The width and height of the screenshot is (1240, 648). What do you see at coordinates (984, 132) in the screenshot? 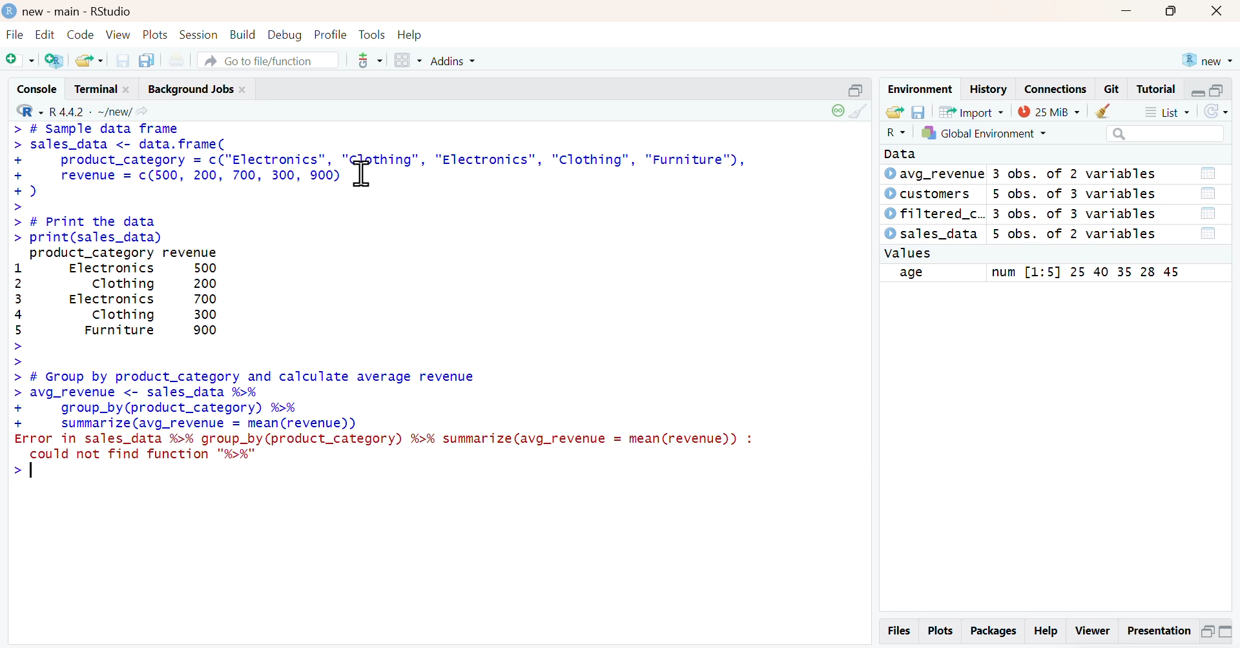
I see `Select Environment - Global Environment` at bounding box center [984, 132].